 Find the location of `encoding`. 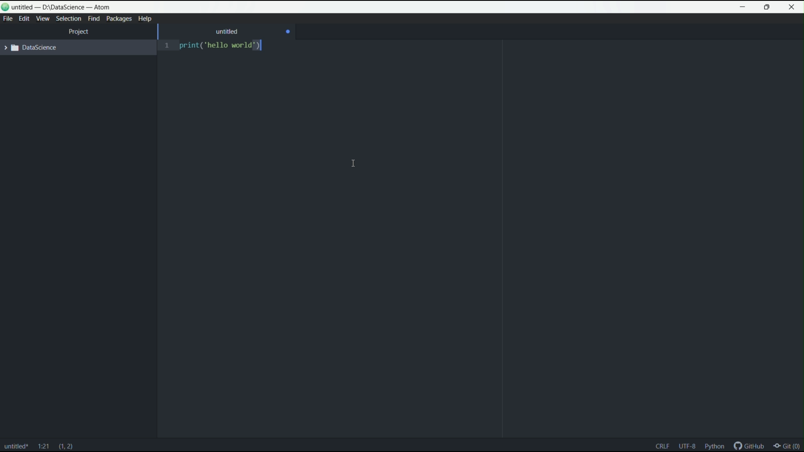

encoding is located at coordinates (686, 446).